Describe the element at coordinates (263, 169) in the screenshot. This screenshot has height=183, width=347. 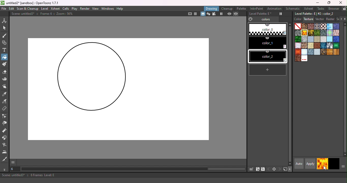
I see `save palette` at that location.